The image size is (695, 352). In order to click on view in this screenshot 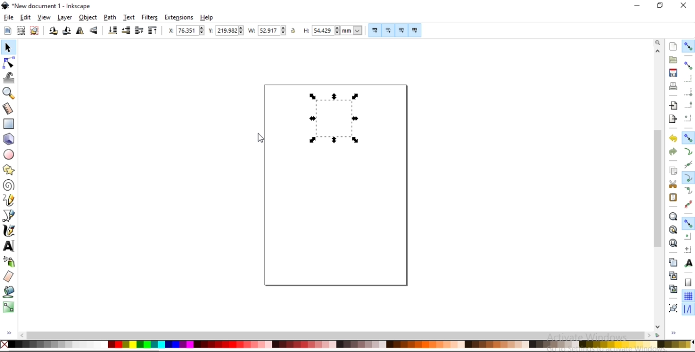, I will do `click(43, 17)`.